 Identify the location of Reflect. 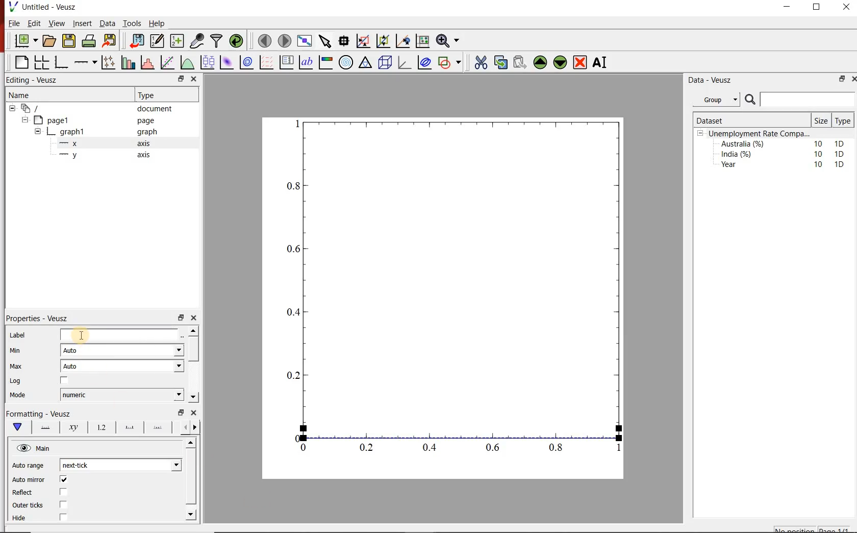
(23, 493).